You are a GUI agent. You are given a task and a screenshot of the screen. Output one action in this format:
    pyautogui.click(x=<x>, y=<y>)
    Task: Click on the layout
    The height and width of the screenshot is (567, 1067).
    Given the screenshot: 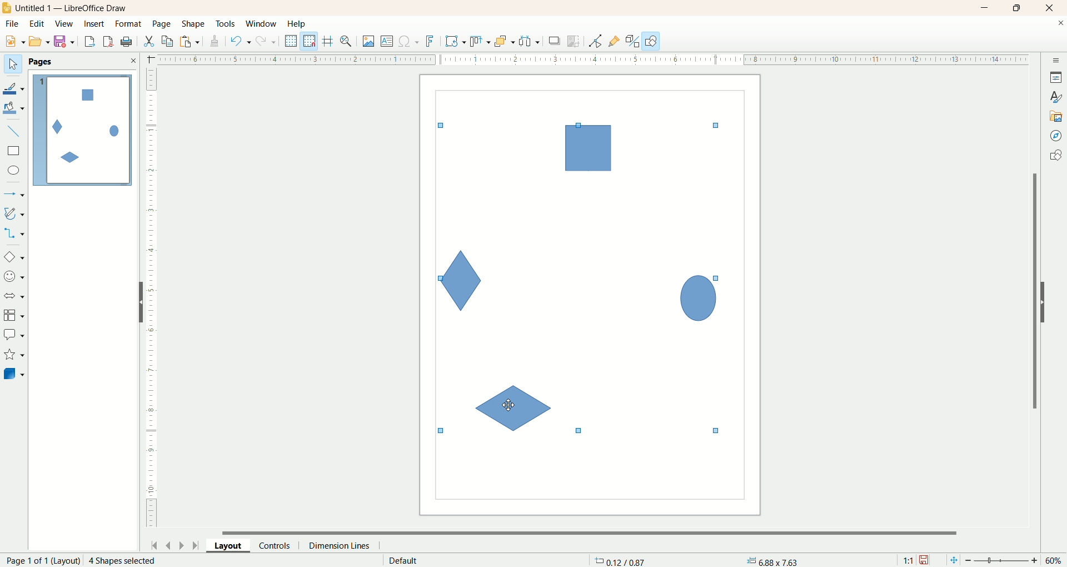 What is the action you would take?
    pyautogui.click(x=233, y=545)
    